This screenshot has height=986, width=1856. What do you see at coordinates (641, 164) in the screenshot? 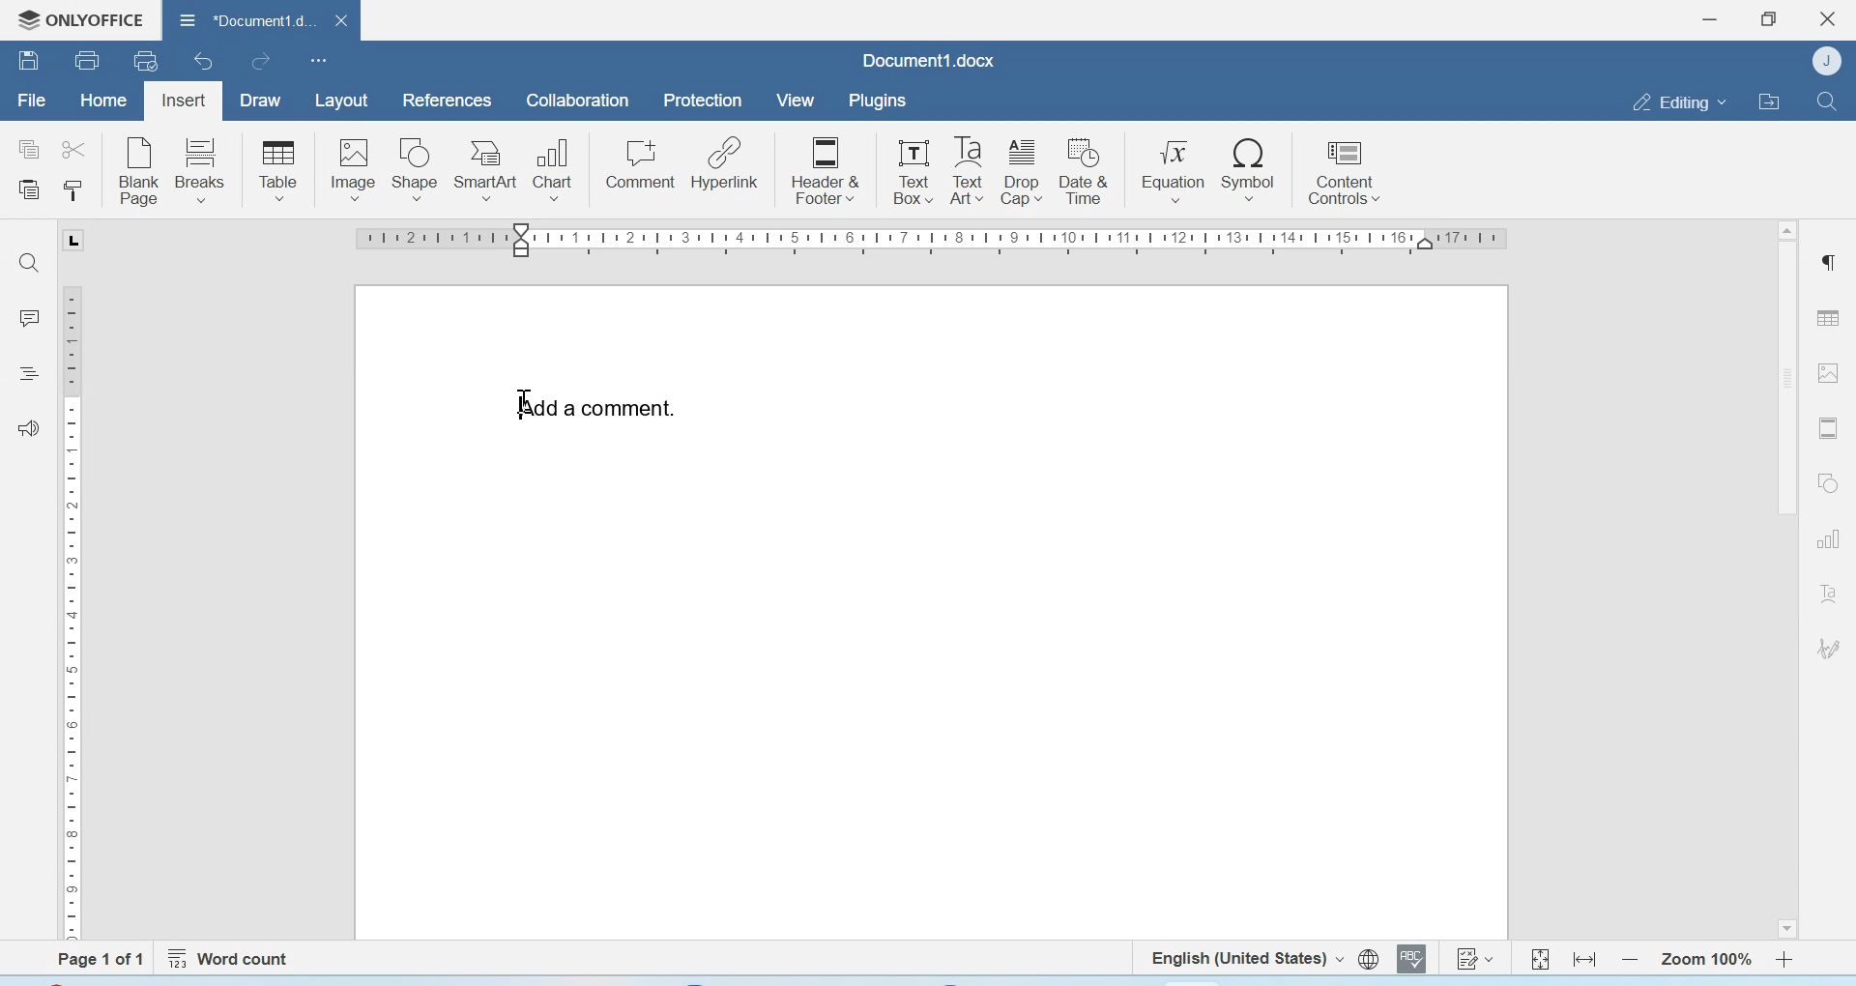
I see `Comment` at bounding box center [641, 164].